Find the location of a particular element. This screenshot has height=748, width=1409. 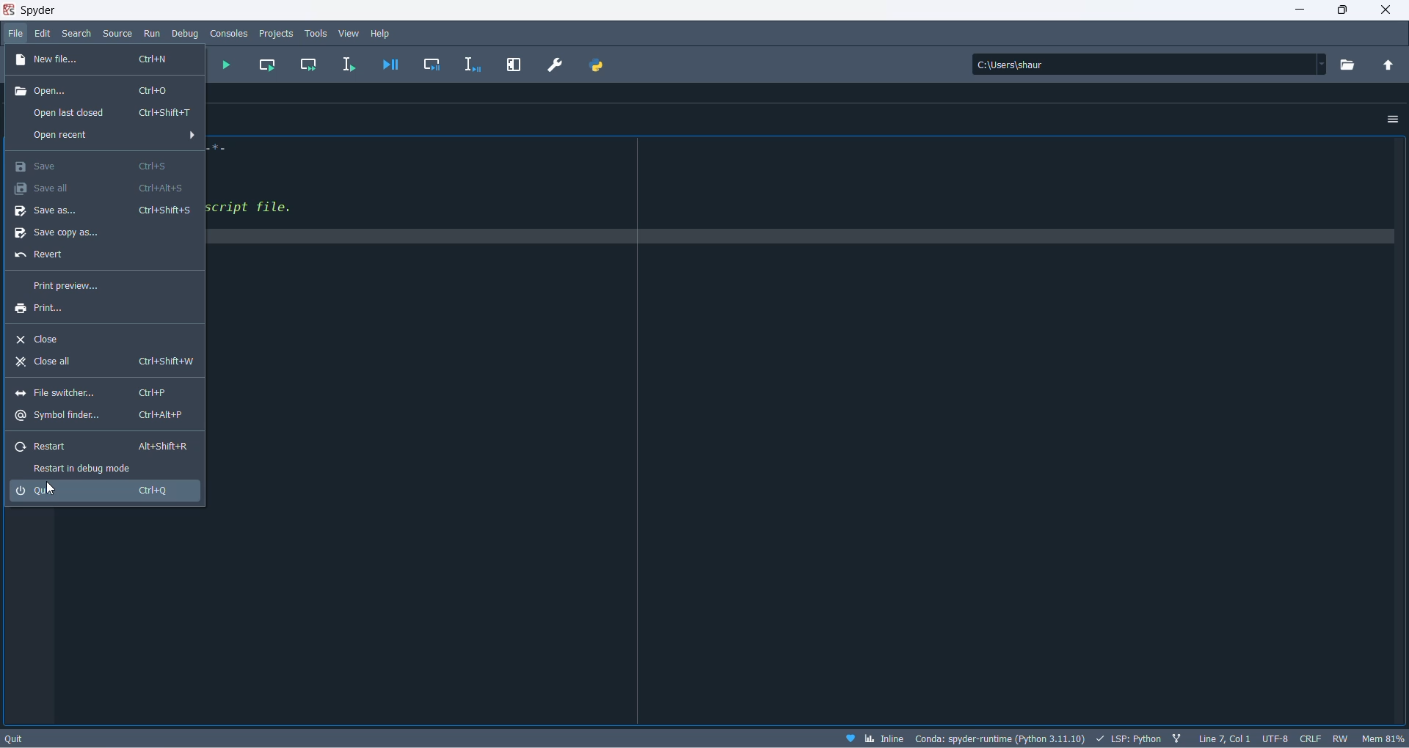

debug selection or current line is located at coordinates (473, 67).